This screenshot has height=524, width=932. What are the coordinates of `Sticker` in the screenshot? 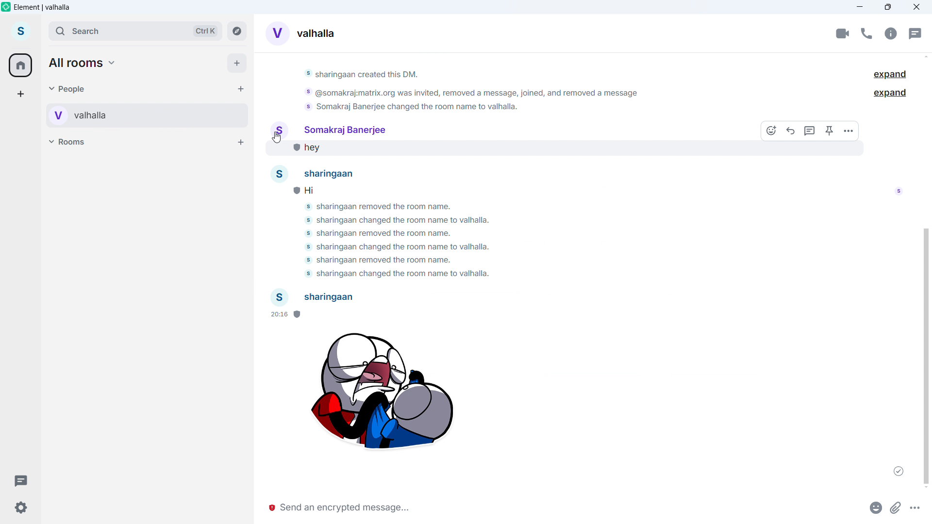 It's located at (381, 395).